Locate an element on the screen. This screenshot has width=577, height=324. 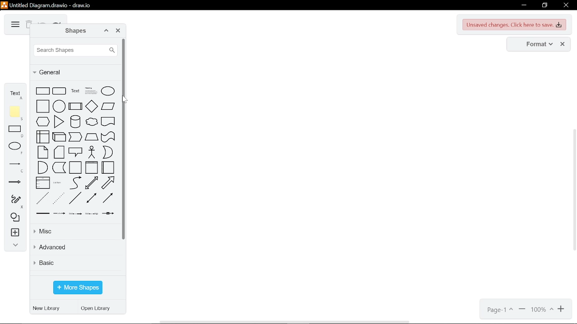
vertical container is located at coordinates (92, 167).